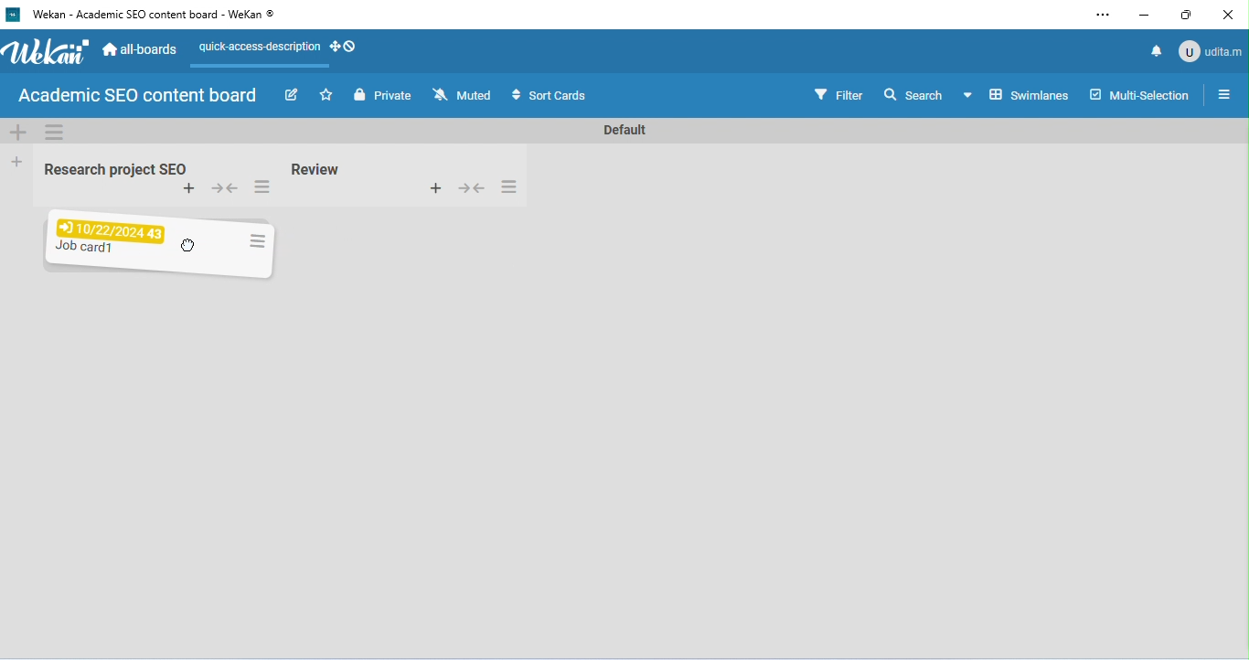  I want to click on notification, so click(1154, 50).